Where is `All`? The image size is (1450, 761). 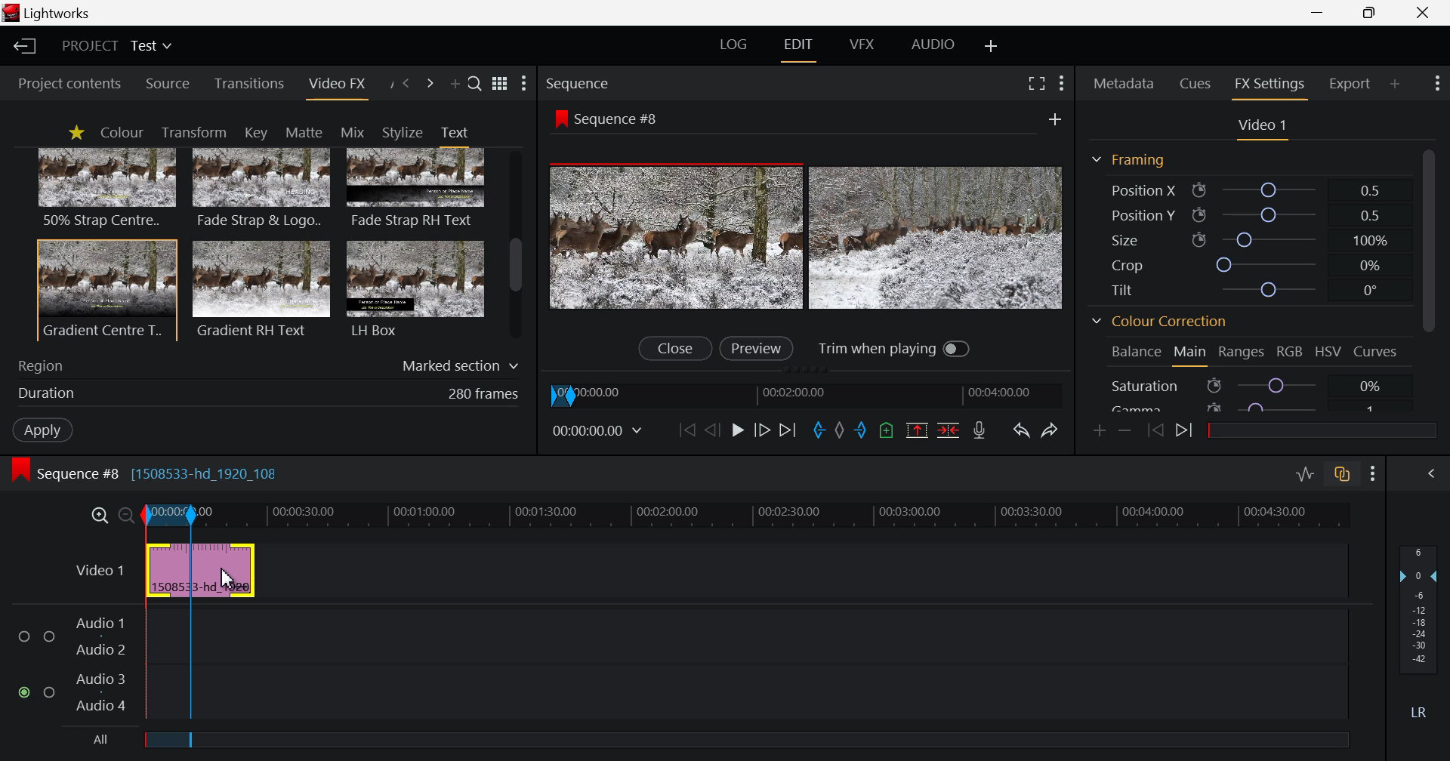
All is located at coordinates (90, 742).